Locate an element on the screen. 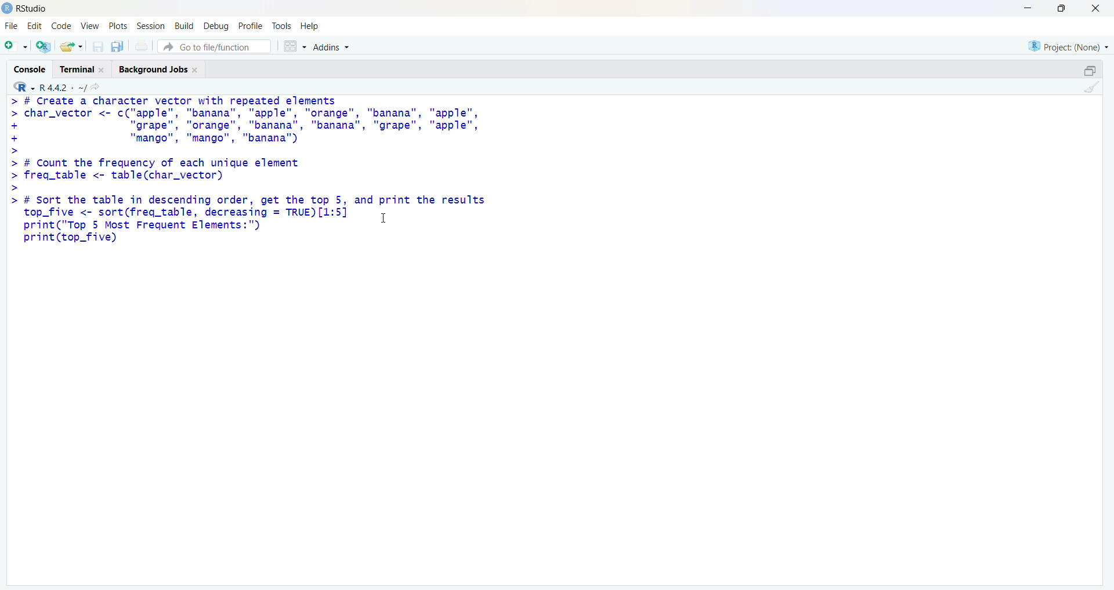 Image resolution: width=1114 pixels, height=590 pixels. Profile is located at coordinates (251, 27).